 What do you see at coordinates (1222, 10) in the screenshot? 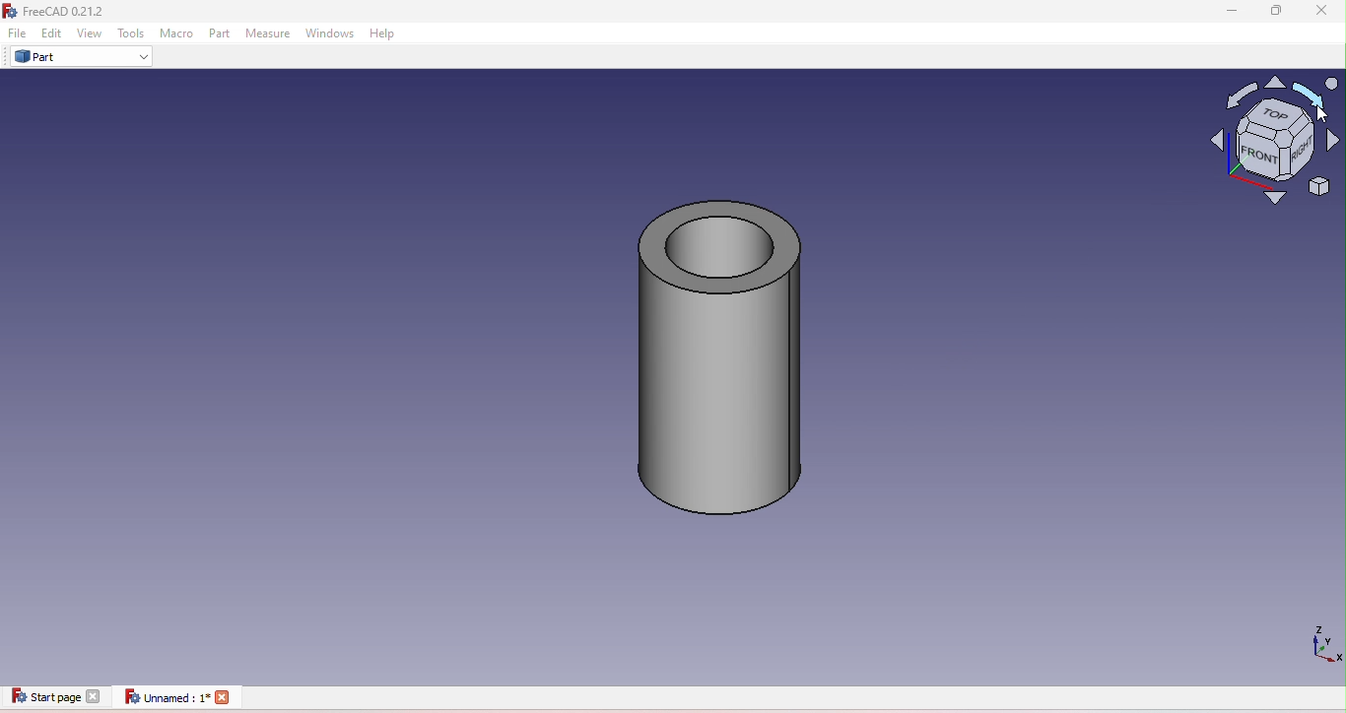
I see `Minimize` at bounding box center [1222, 10].